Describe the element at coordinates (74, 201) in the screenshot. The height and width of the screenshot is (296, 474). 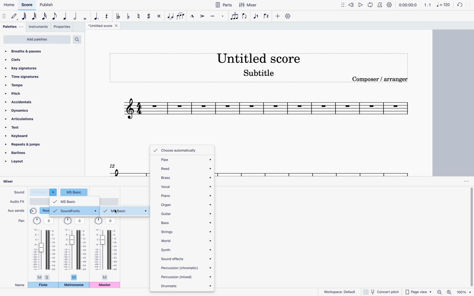
I see `msbasic ` at that location.